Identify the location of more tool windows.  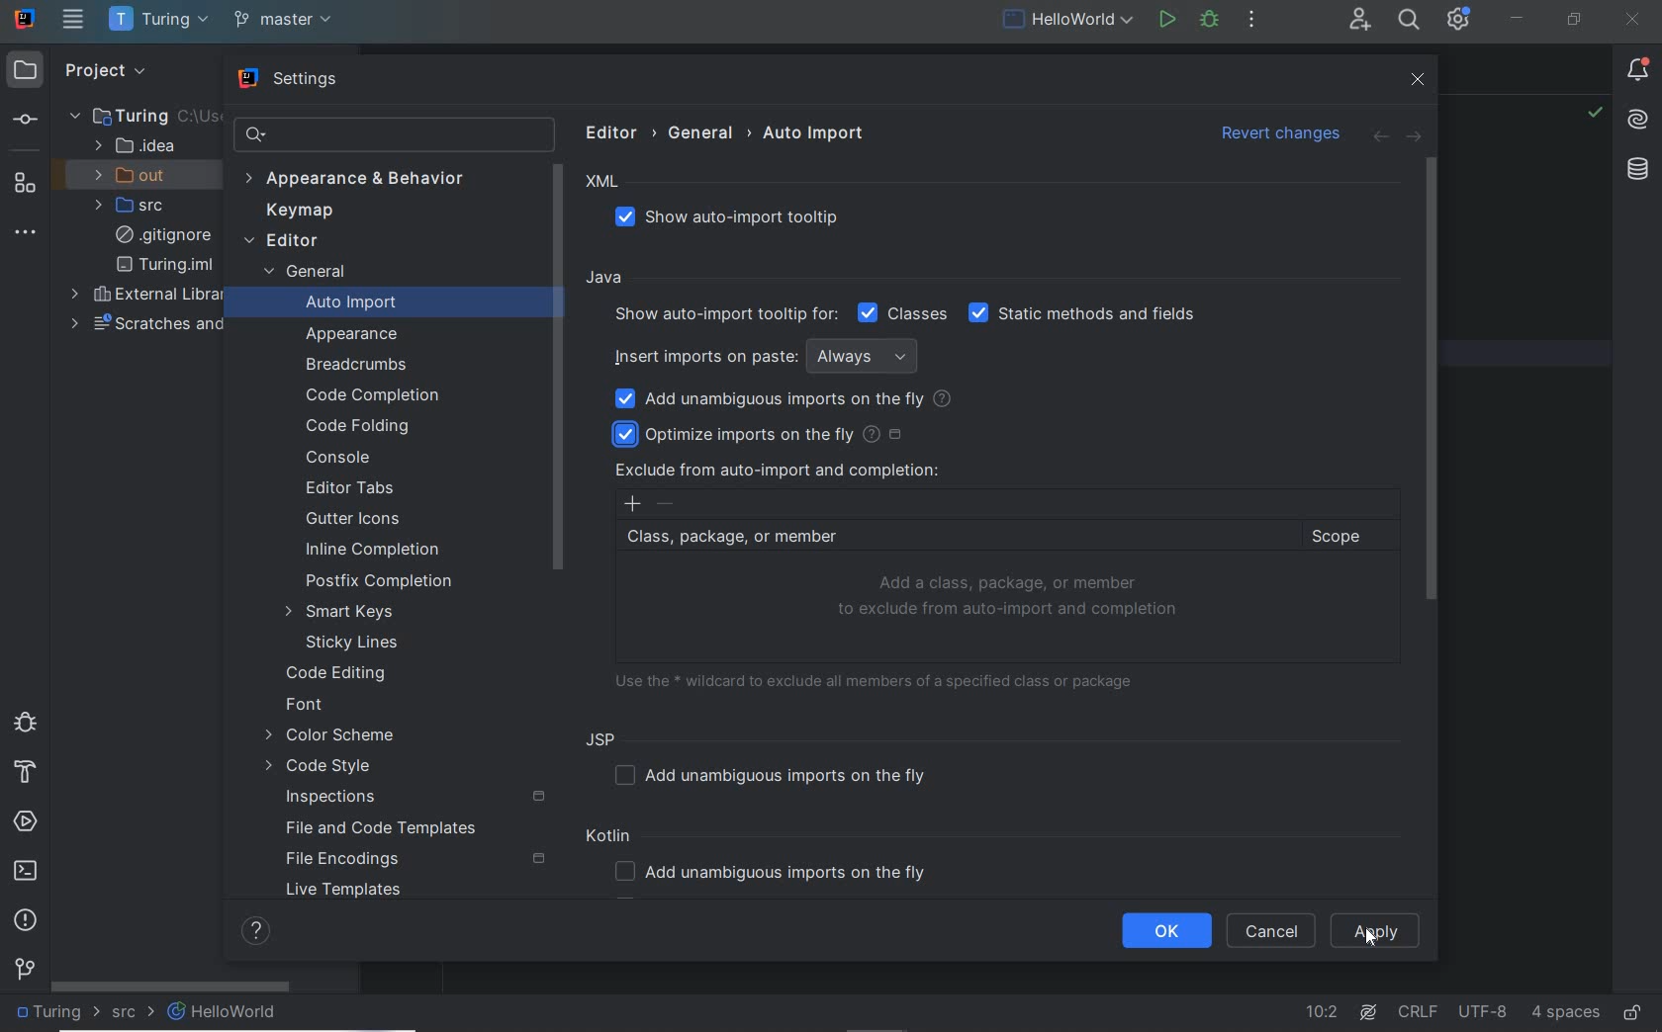
(27, 233).